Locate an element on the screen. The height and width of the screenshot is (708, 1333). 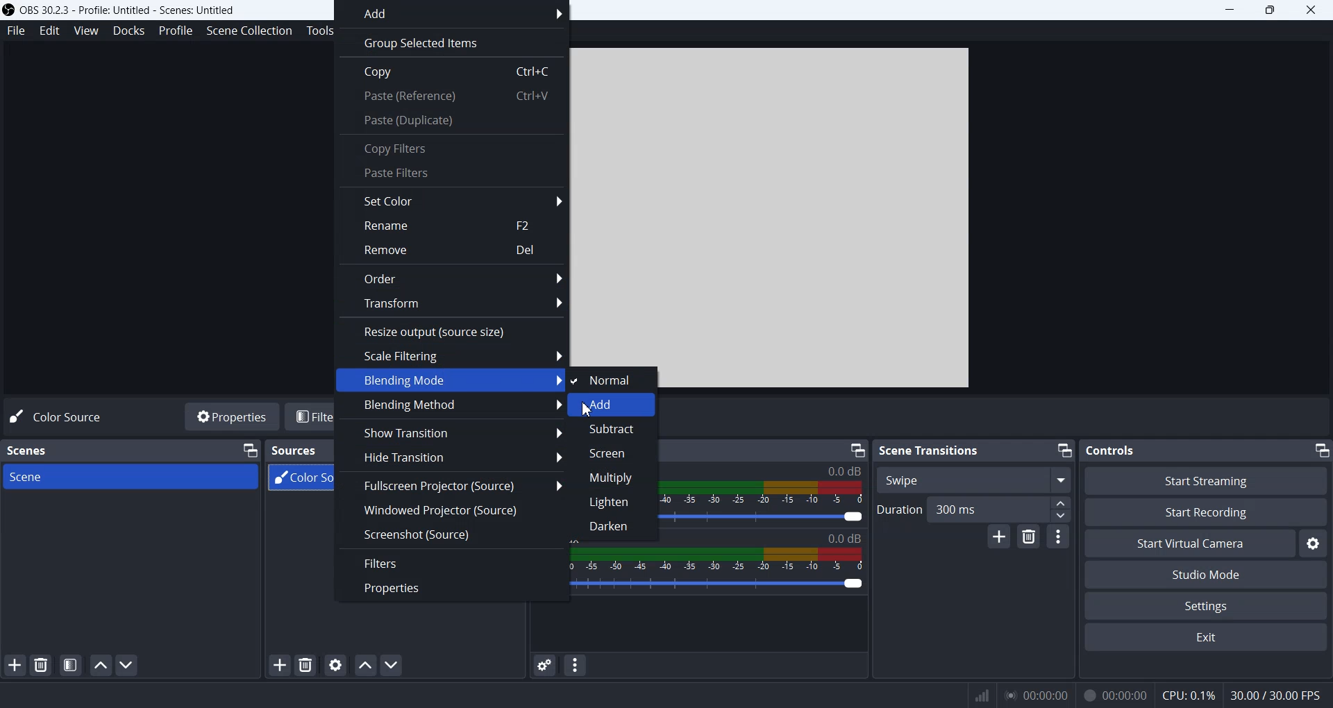
Remove Source is located at coordinates (305, 665).